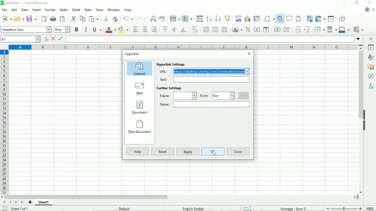 The width and height of the screenshot is (376, 211). I want to click on Close, so click(239, 151).